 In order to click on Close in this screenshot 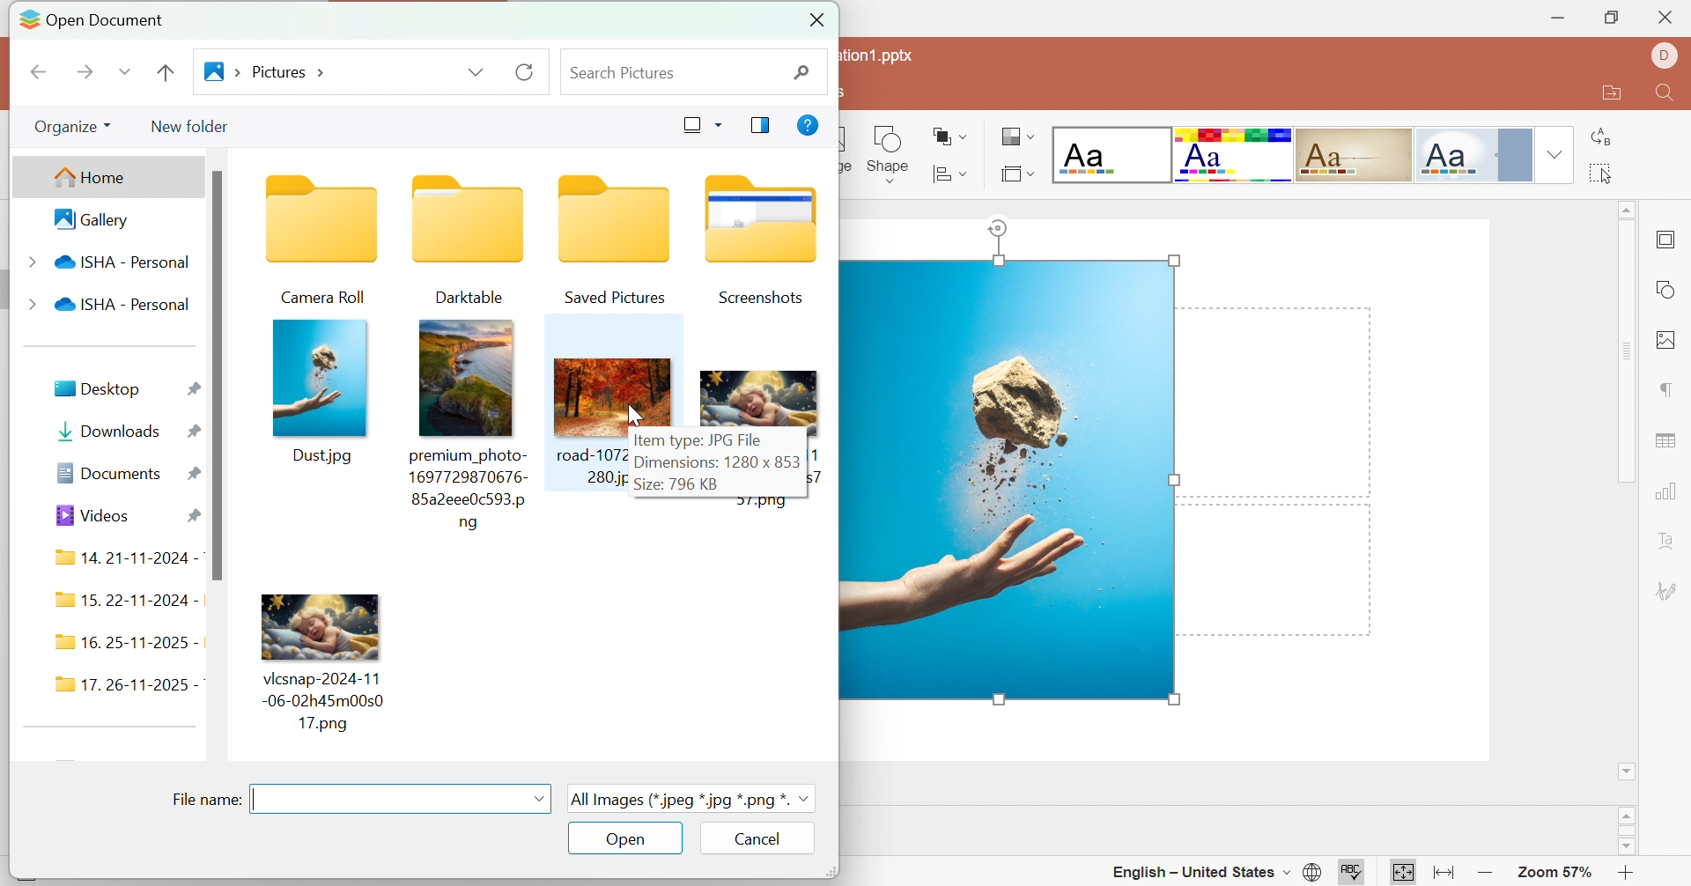, I will do `click(816, 21)`.